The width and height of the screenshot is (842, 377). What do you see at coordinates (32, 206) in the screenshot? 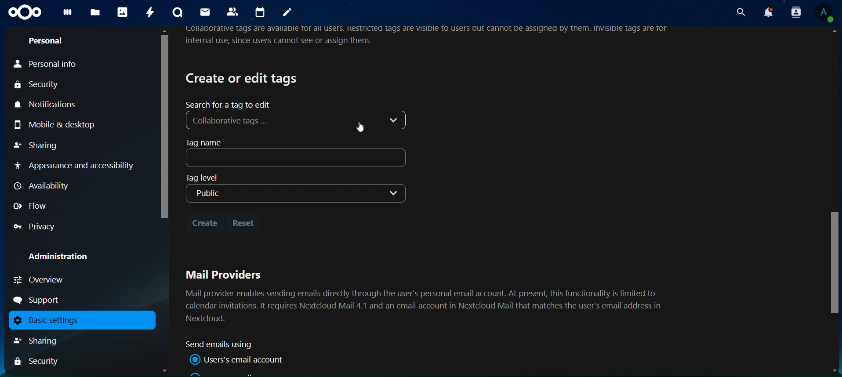
I see `flow` at bounding box center [32, 206].